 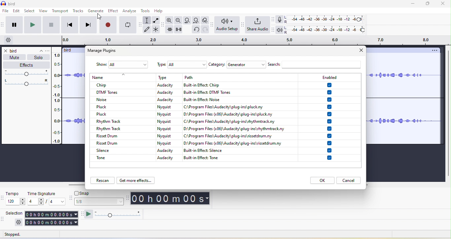 What do you see at coordinates (84, 193) in the screenshot?
I see `snap` at bounding box center [84, 193].